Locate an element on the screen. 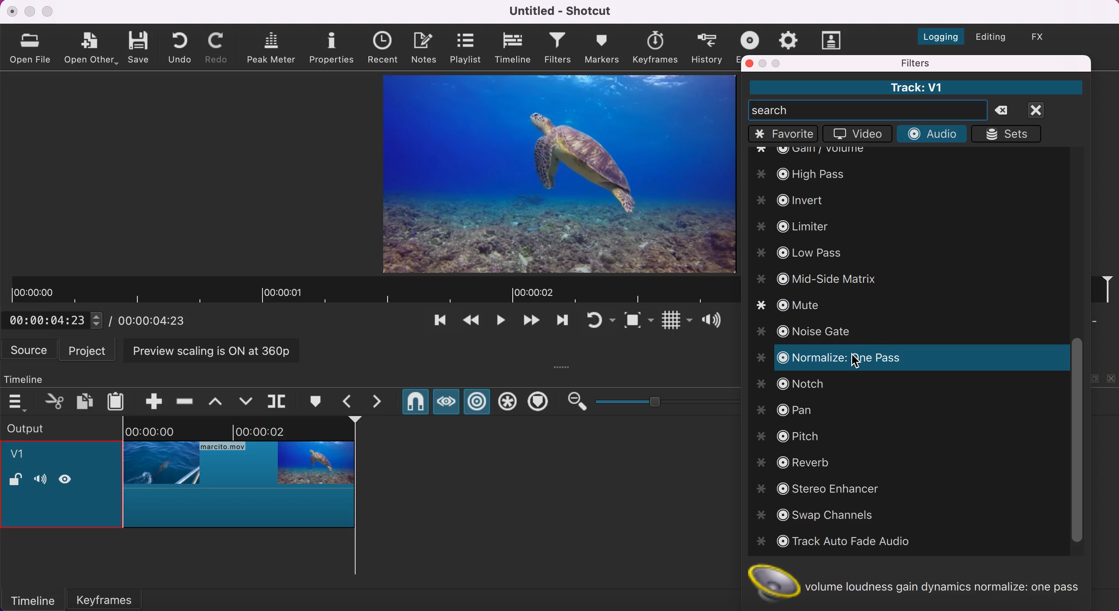 The width and height of the screenshot is (1119, 611). delete is located at coordinates (1006, 111).